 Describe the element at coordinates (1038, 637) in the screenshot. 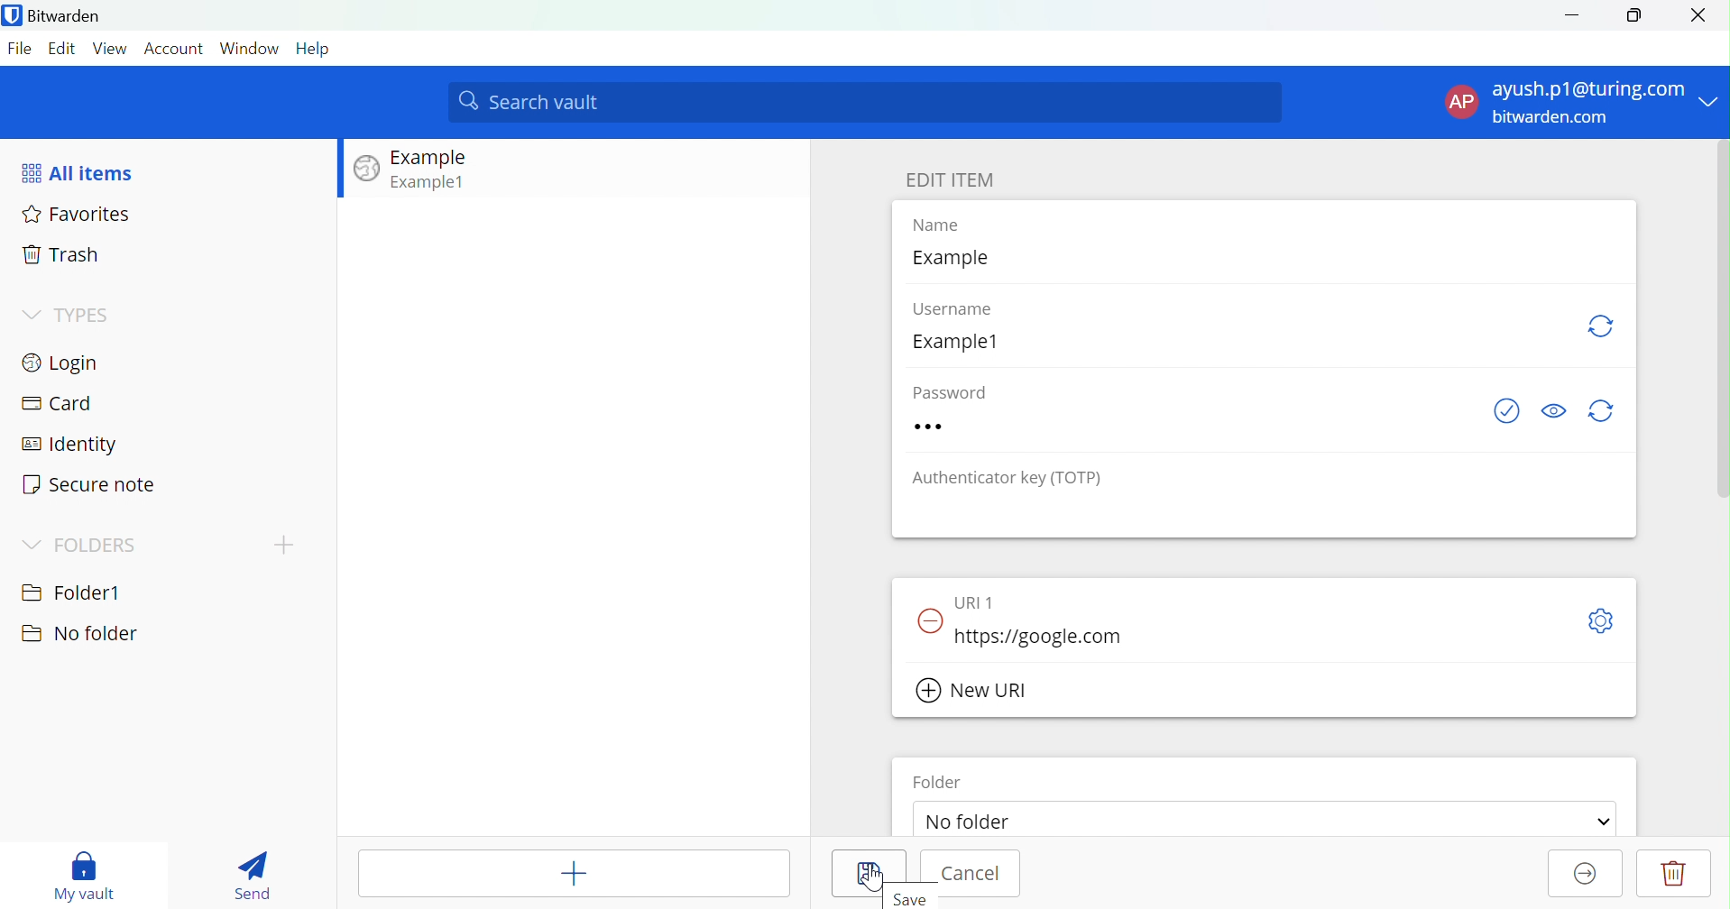

I see `https://google.com` at that location.